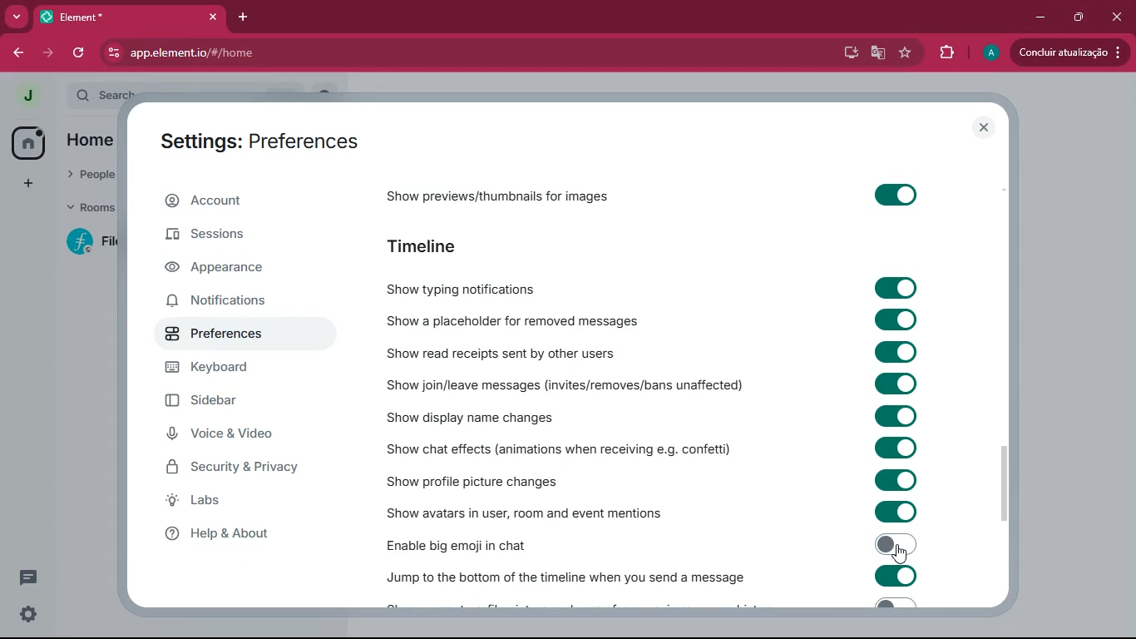 The height and width of the screenshot is (639, 1136). Describe the element at coordinates (1068, 52) in the screenshot. I see `concluir atualizacao` at that location.